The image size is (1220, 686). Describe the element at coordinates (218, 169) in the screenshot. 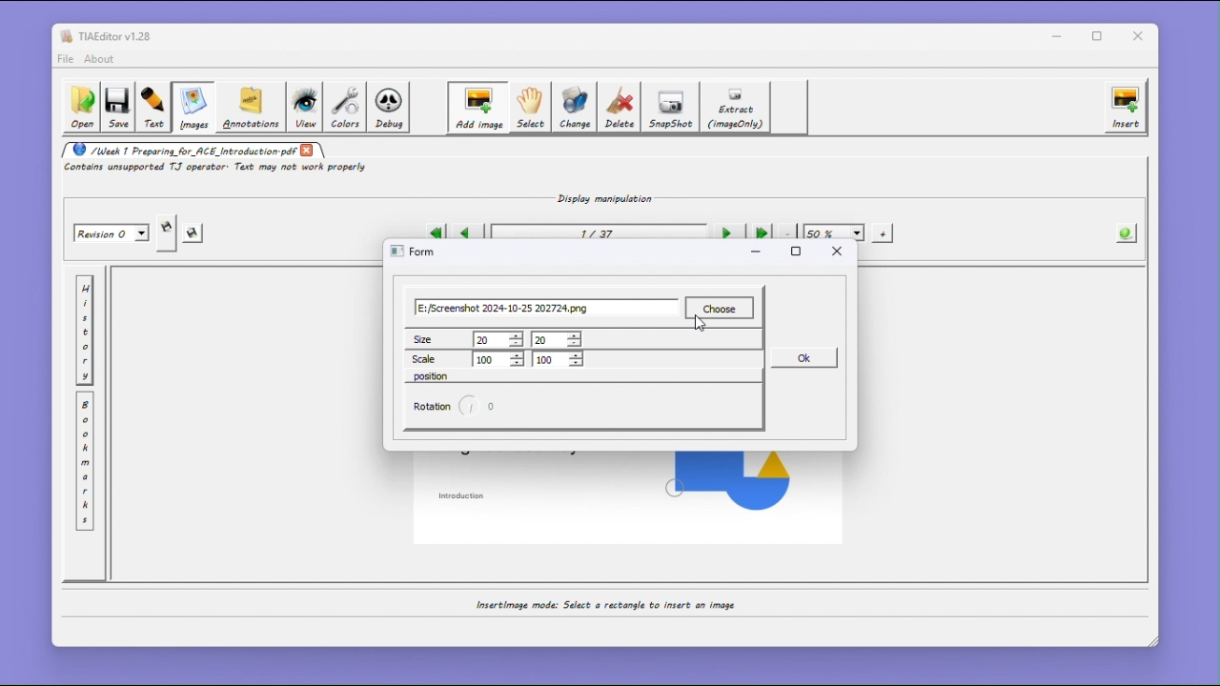

I see `Contains unsupported TJ operator. Text may not work properly` at that location.